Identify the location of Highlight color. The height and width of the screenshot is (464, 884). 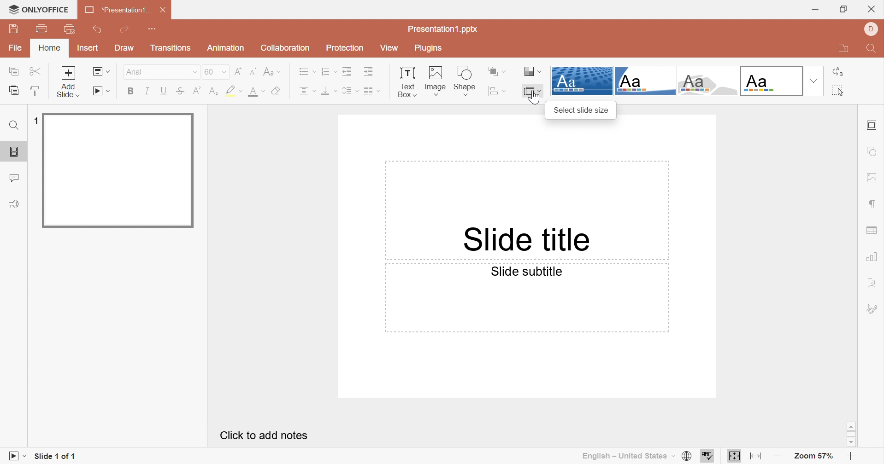
(235, 92).